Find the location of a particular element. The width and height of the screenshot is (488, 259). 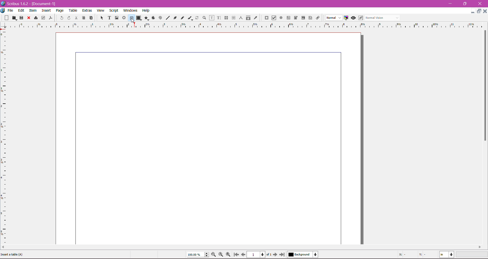

Page is located at coordinates (59, 10).